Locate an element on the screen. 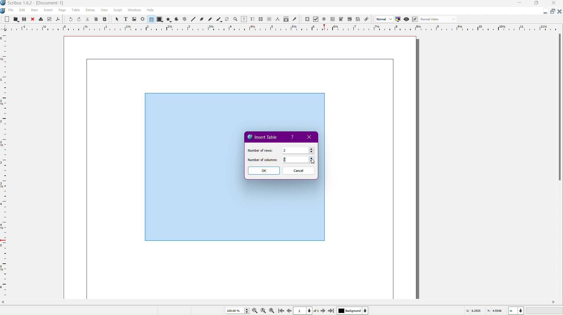 Image resolution: width=563 pixels, height=315 pixels. Render Frame is located at coordinates (143, 19).